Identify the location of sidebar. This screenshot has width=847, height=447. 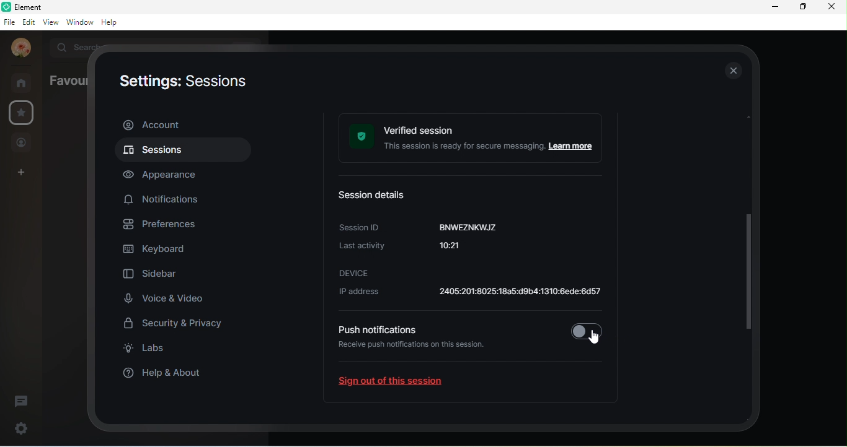
(154, 276).